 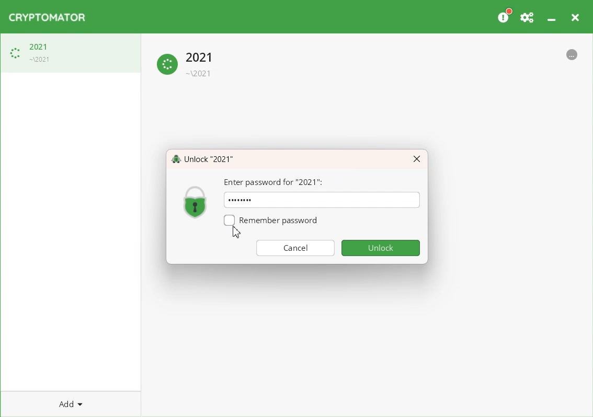 What do you see at coordinates (381, 248) in the screenshot?
I see `Unlock` at bounding box center [381, 248].